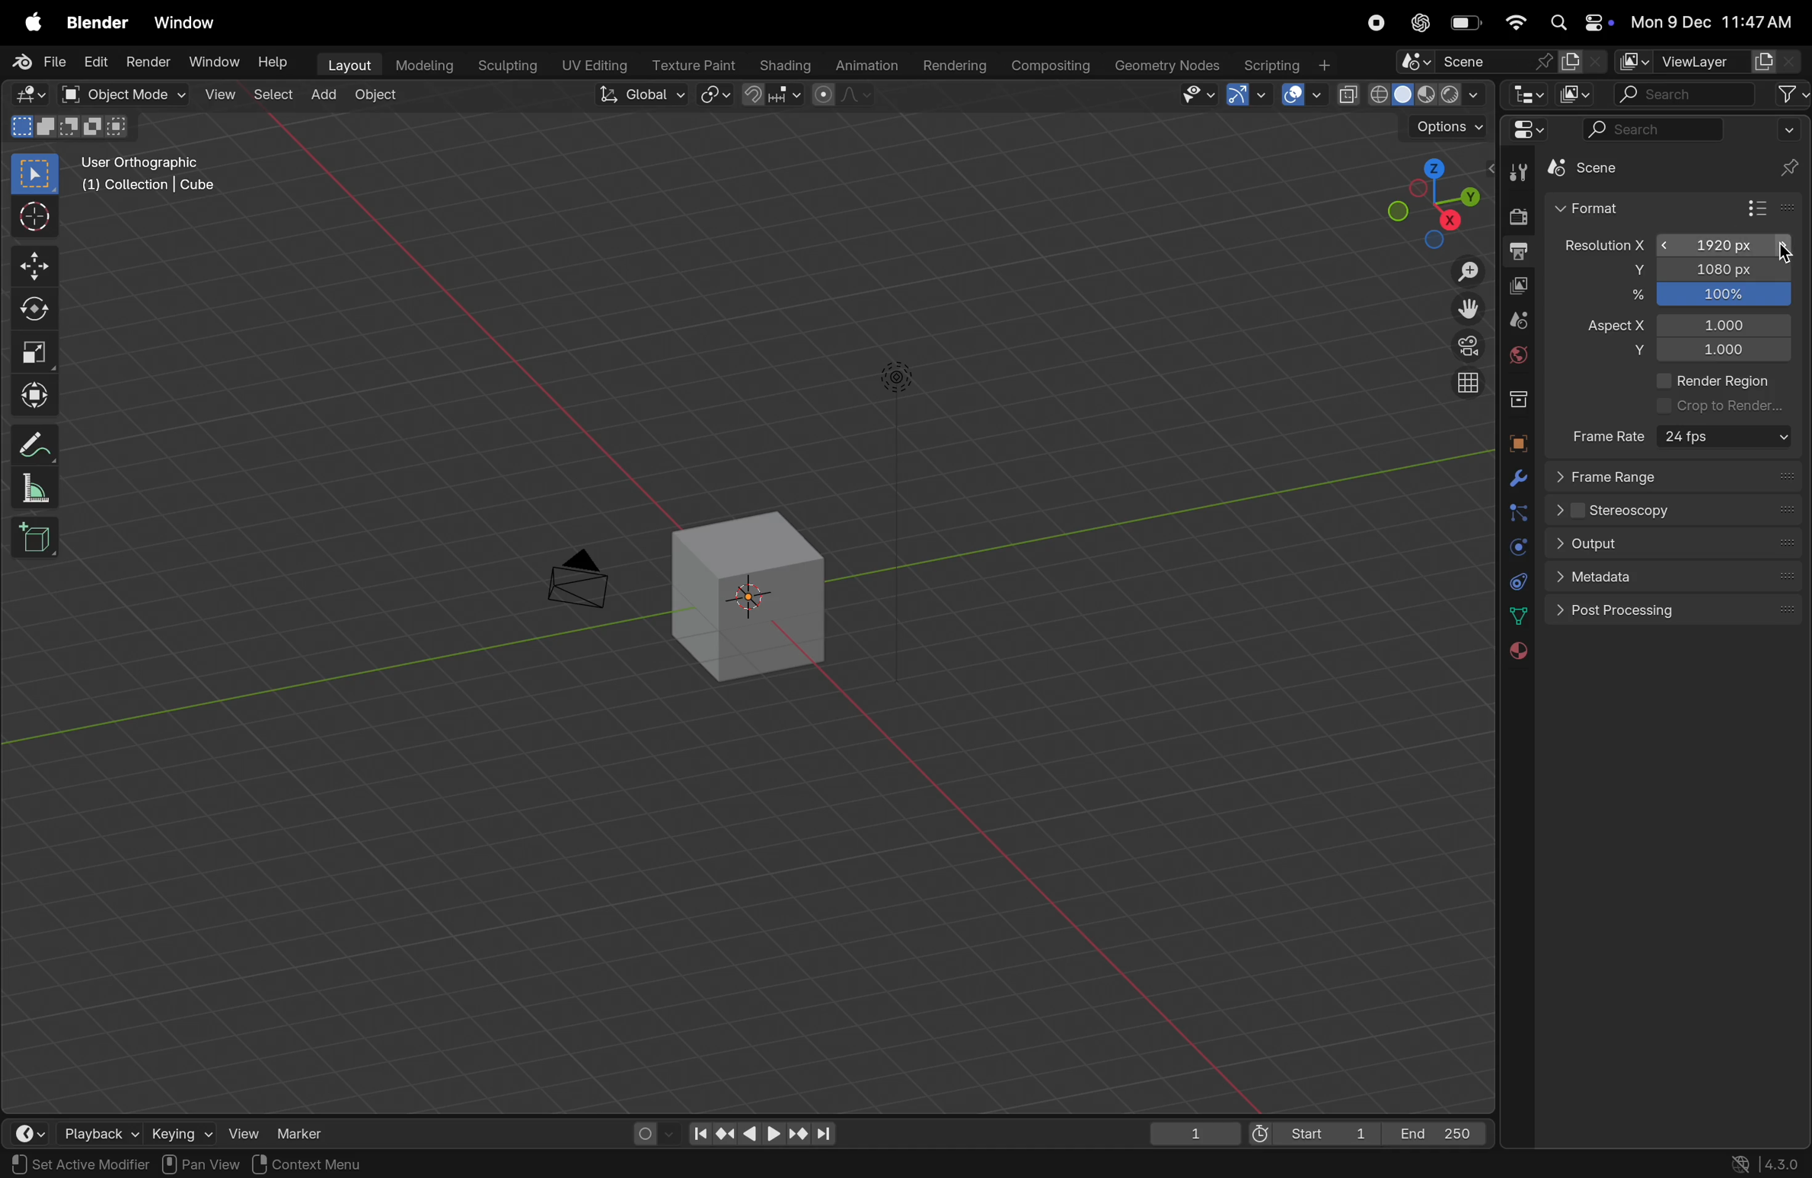 The width and height of the screenshot is (1812, 1178). Describe the element at coordinates (1599, 544) in the screenshot. I see `output` at that location.